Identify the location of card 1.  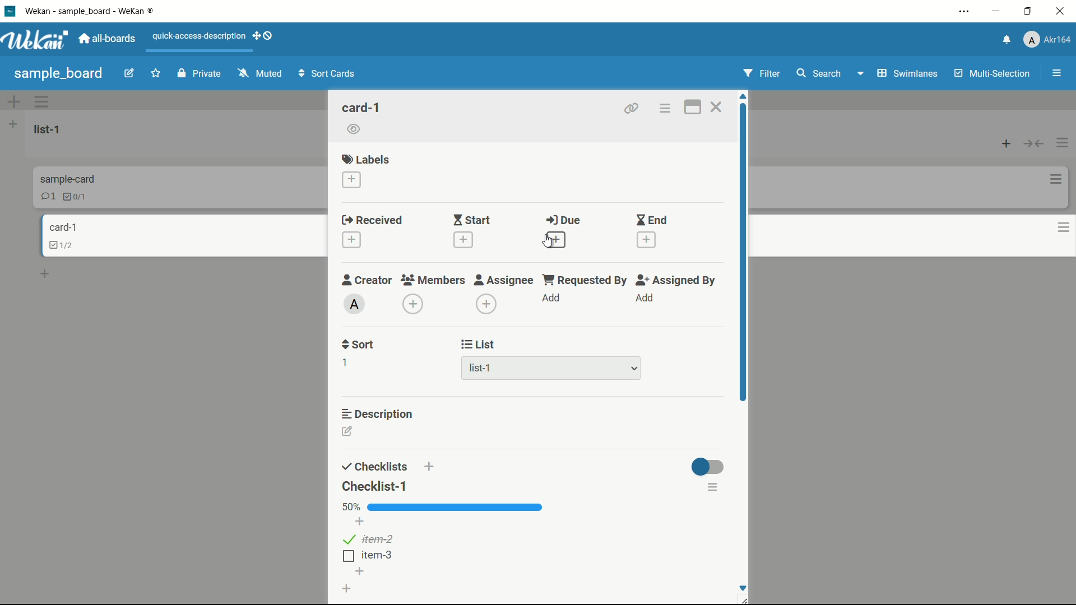
(62, 226).